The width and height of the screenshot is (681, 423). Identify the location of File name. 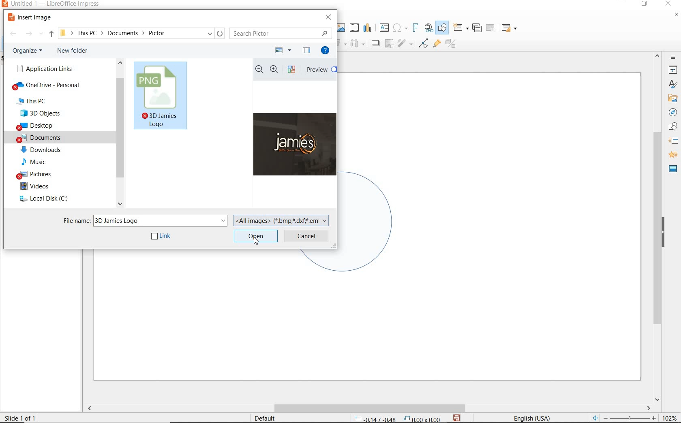
(144, 220).